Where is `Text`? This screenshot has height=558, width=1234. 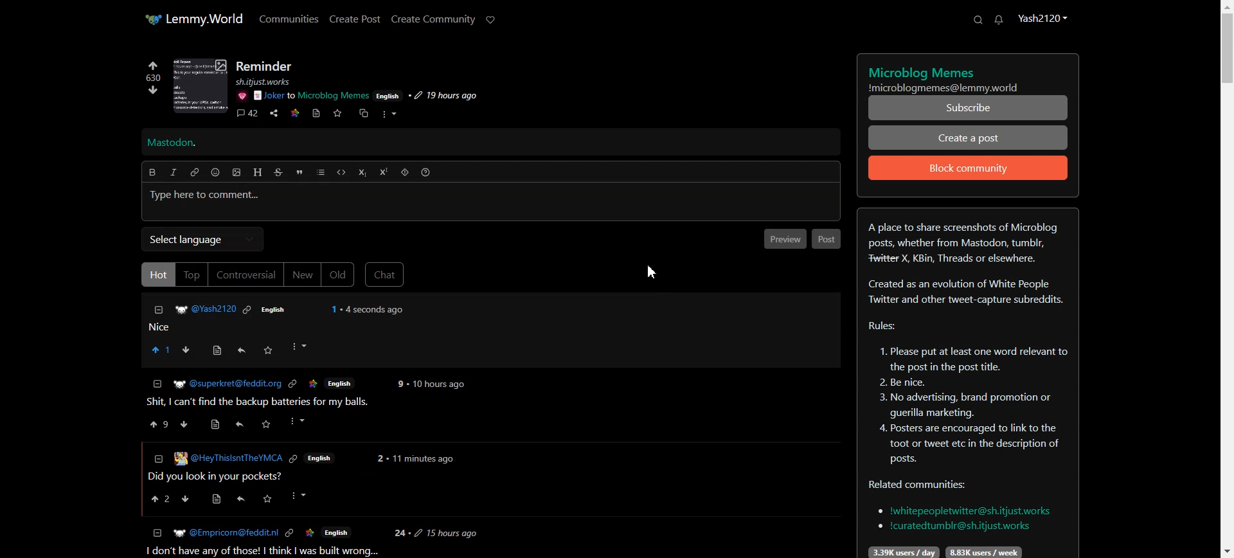 Text is located at coordinates (265, 66).